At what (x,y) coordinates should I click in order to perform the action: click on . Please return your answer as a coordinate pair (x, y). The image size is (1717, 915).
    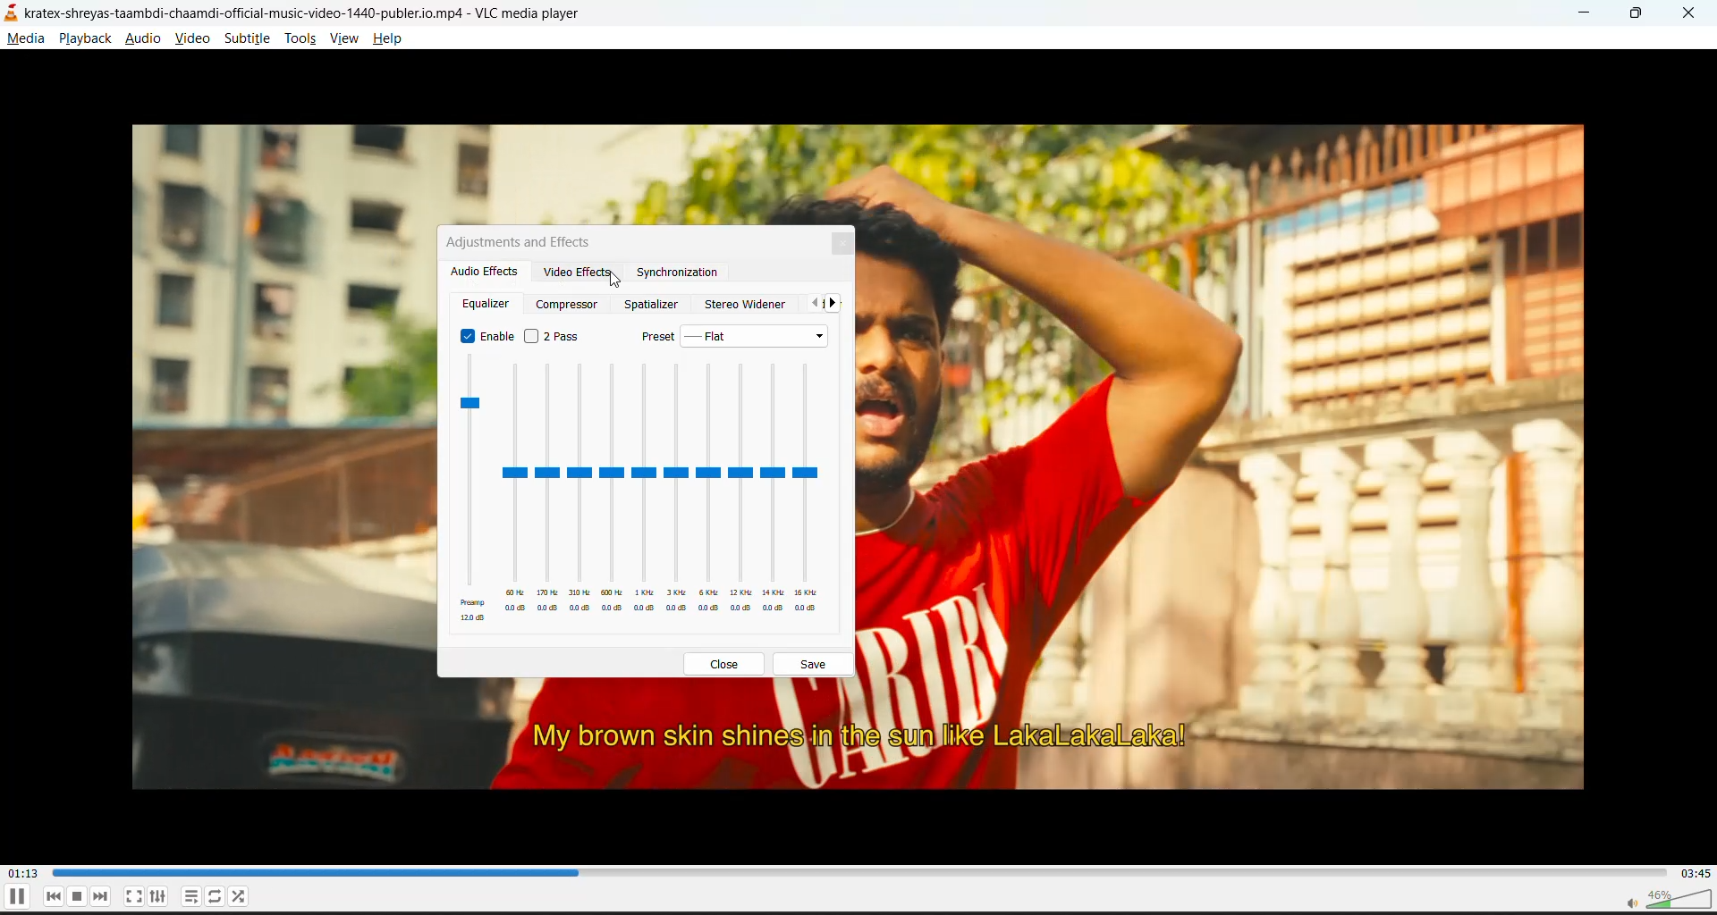
    Looking at the image, I should click on (713, 488).